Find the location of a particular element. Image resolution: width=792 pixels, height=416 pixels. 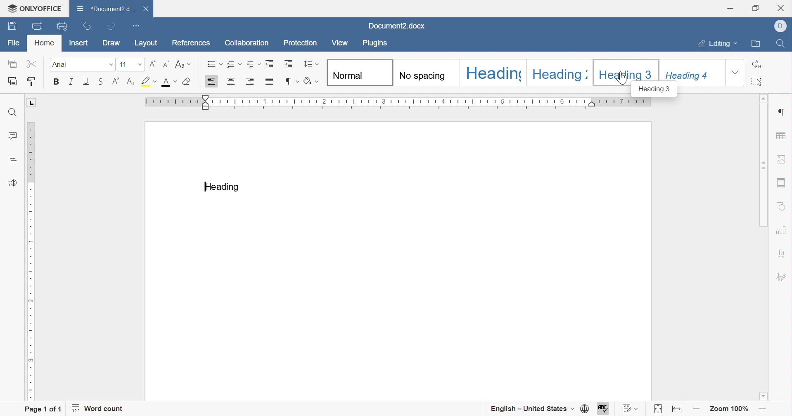

Align Left is located at coordinates (212, 83).